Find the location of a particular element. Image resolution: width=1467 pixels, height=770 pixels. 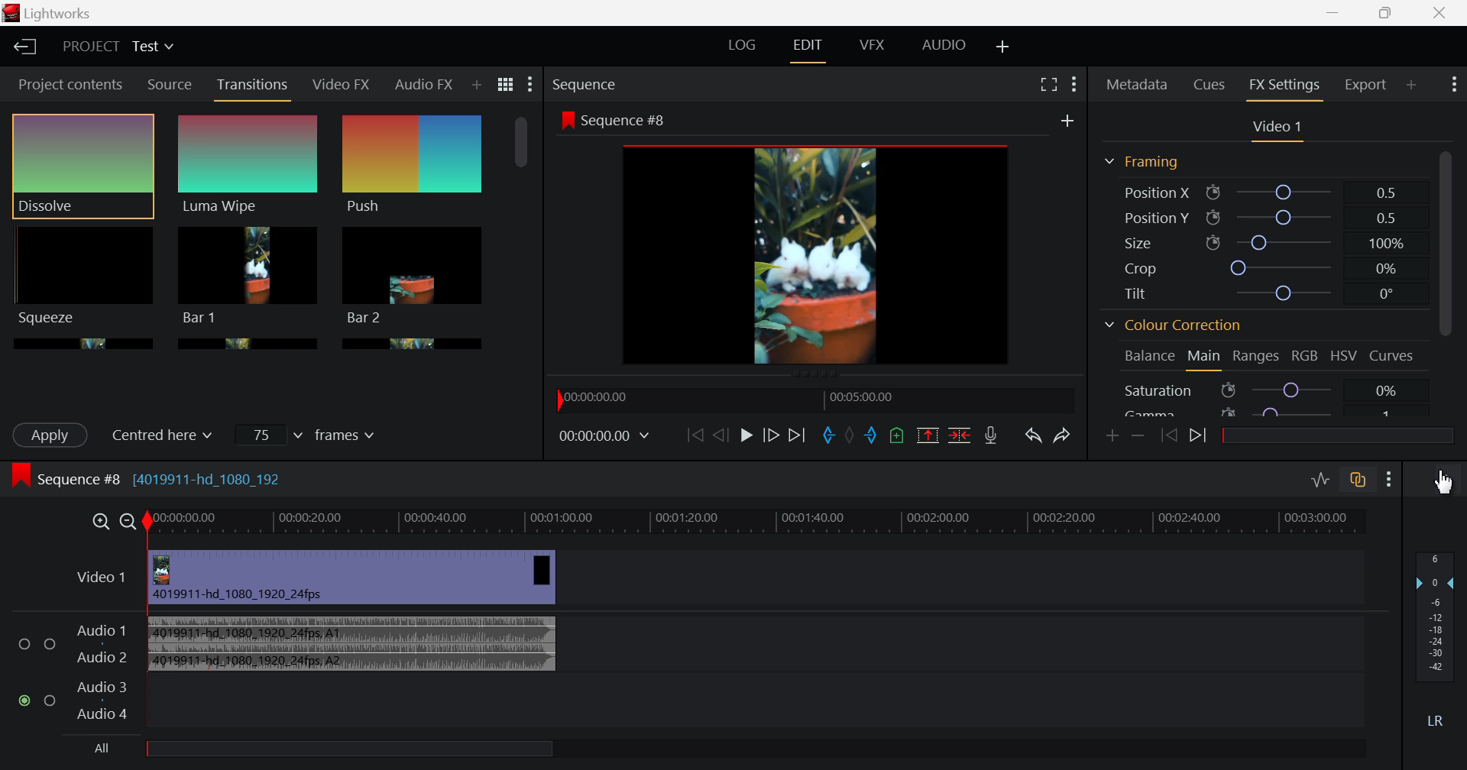

Audio FX is located at coordinates (423, 87).